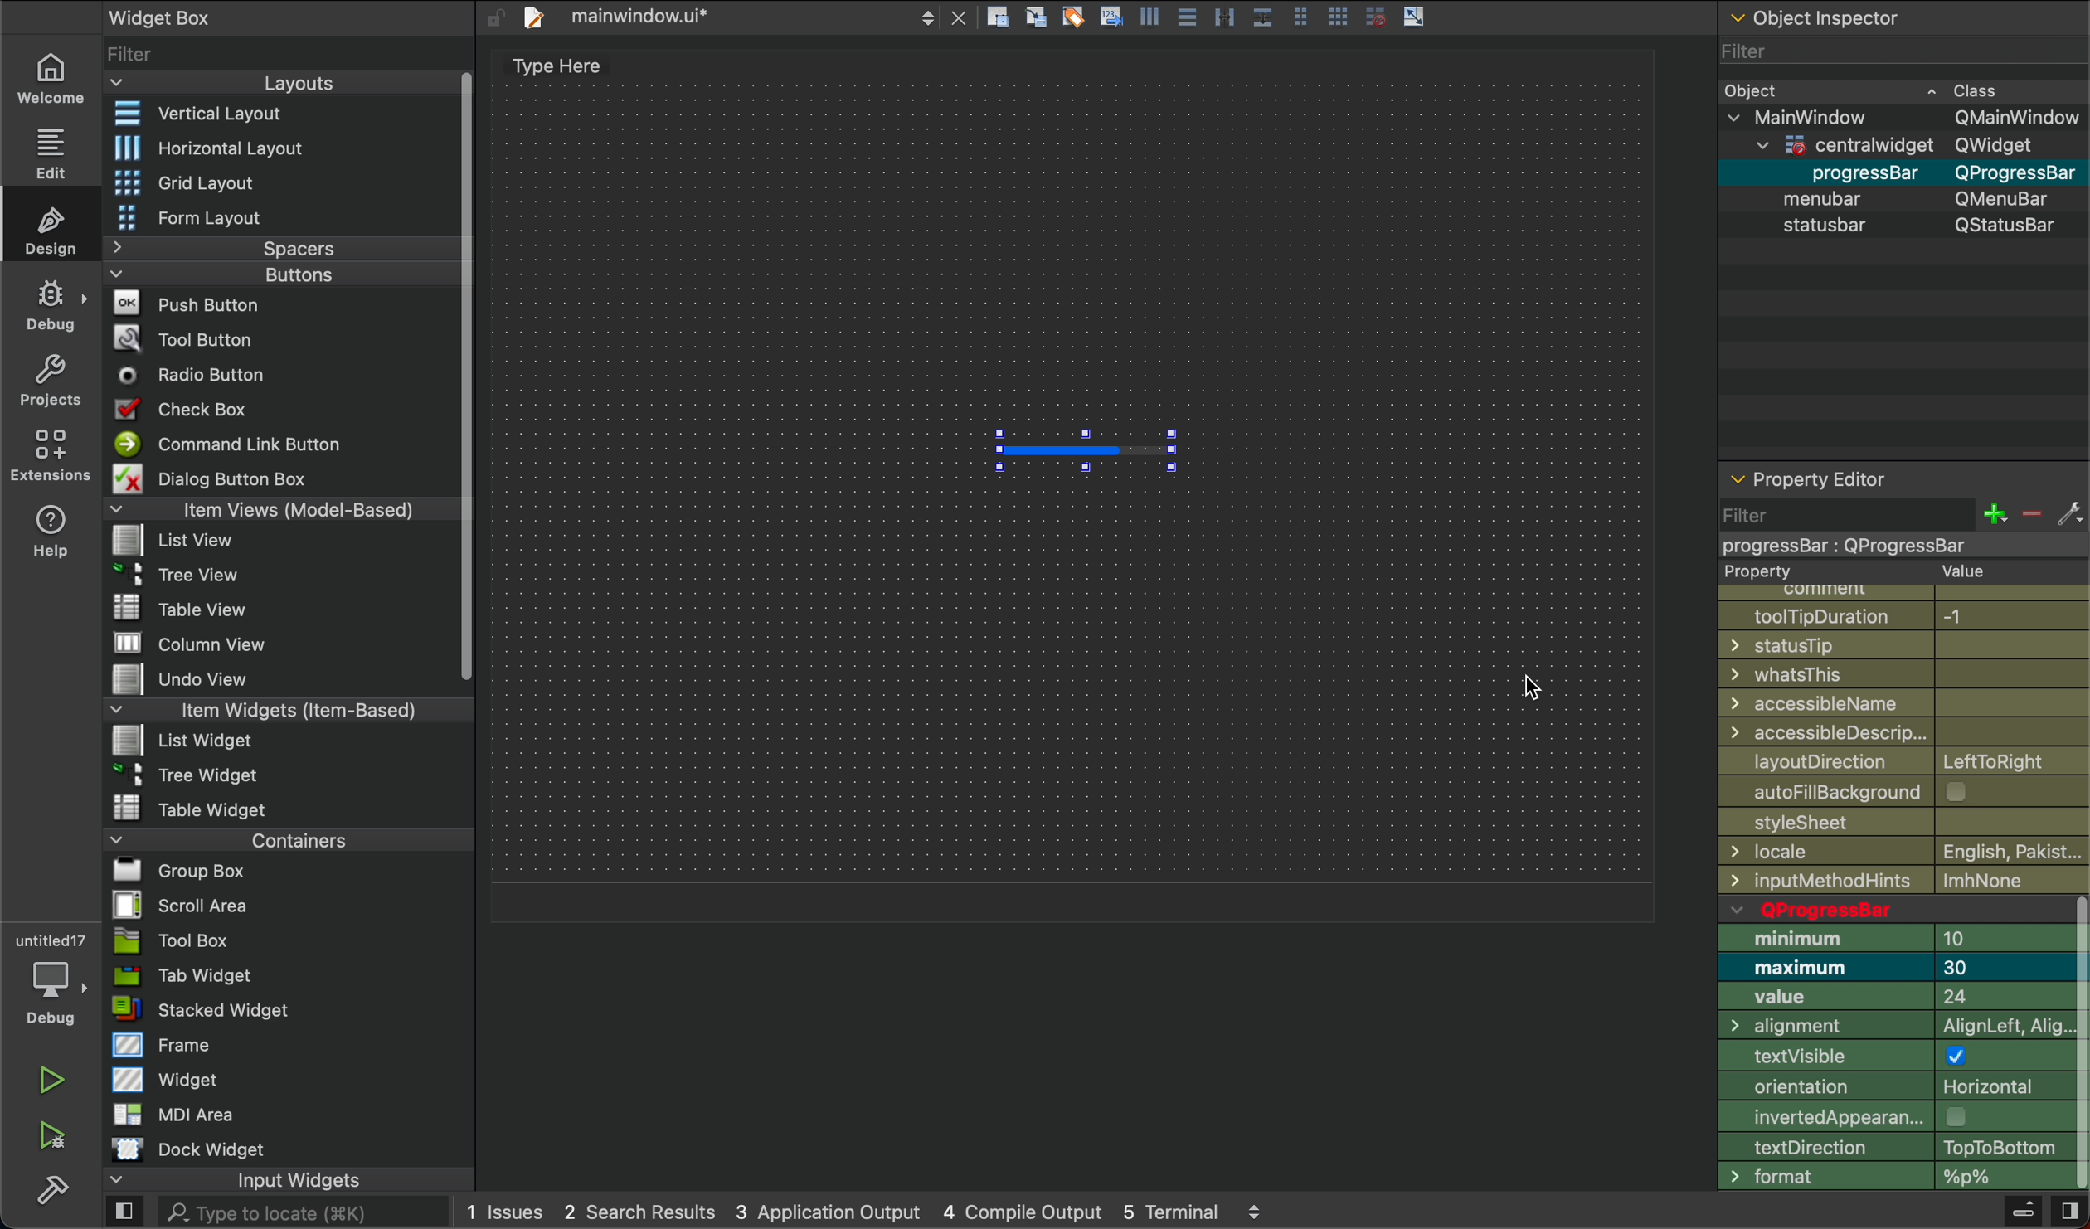  What do you see at coordinates (188, 608) in the screenshot?
I see `File` at bounding box center [188, 608].